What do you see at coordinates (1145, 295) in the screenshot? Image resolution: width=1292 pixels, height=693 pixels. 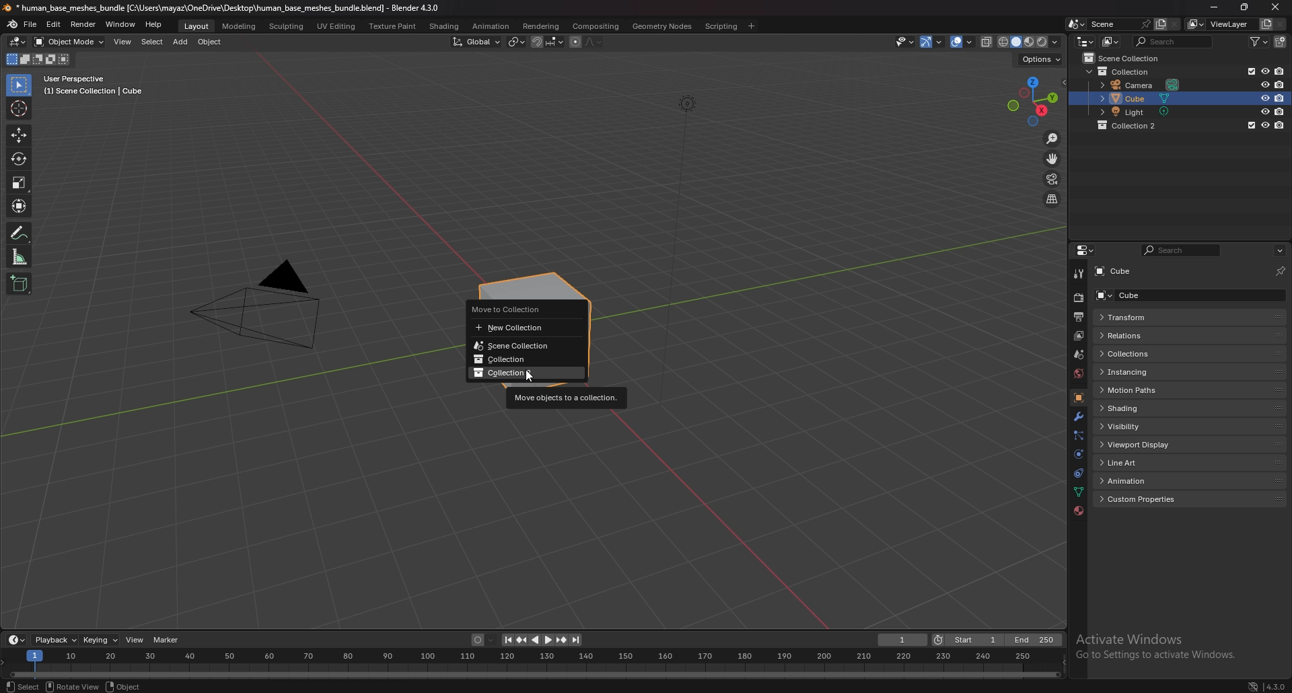 I see `cube` at bounding box center [1145, 295].